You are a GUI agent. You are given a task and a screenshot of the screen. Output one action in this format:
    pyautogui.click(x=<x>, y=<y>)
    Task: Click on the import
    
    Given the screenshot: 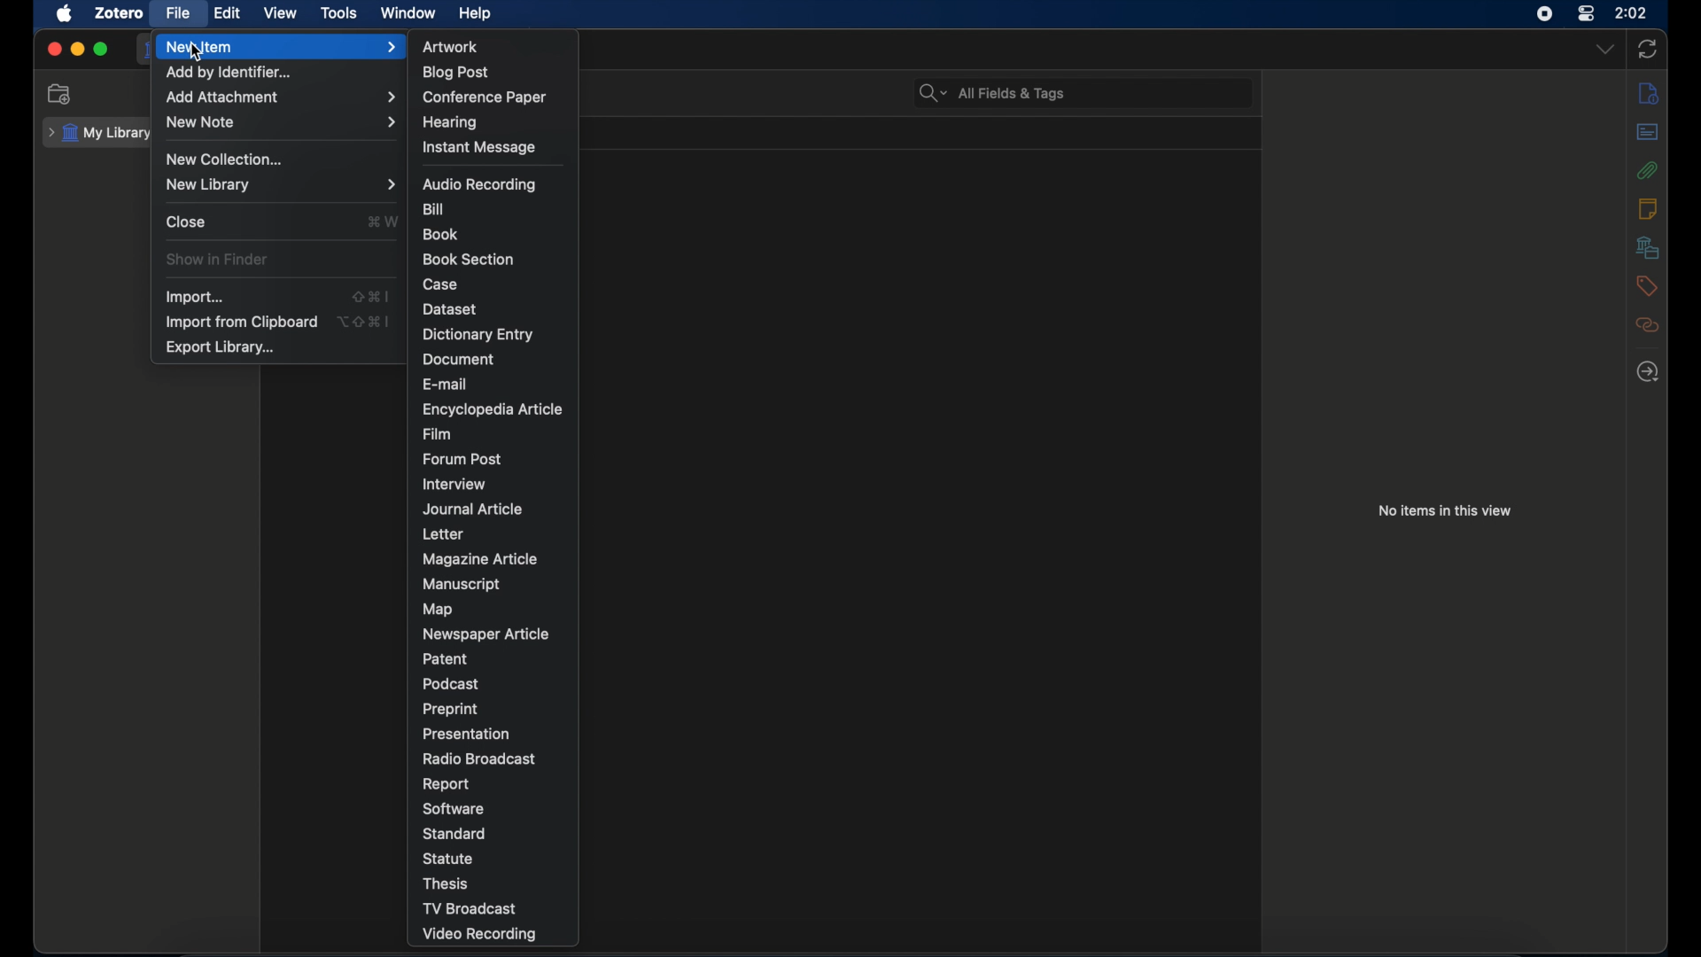 What is the action you would take?
    pyautogui.click(x=196, y=296)
    